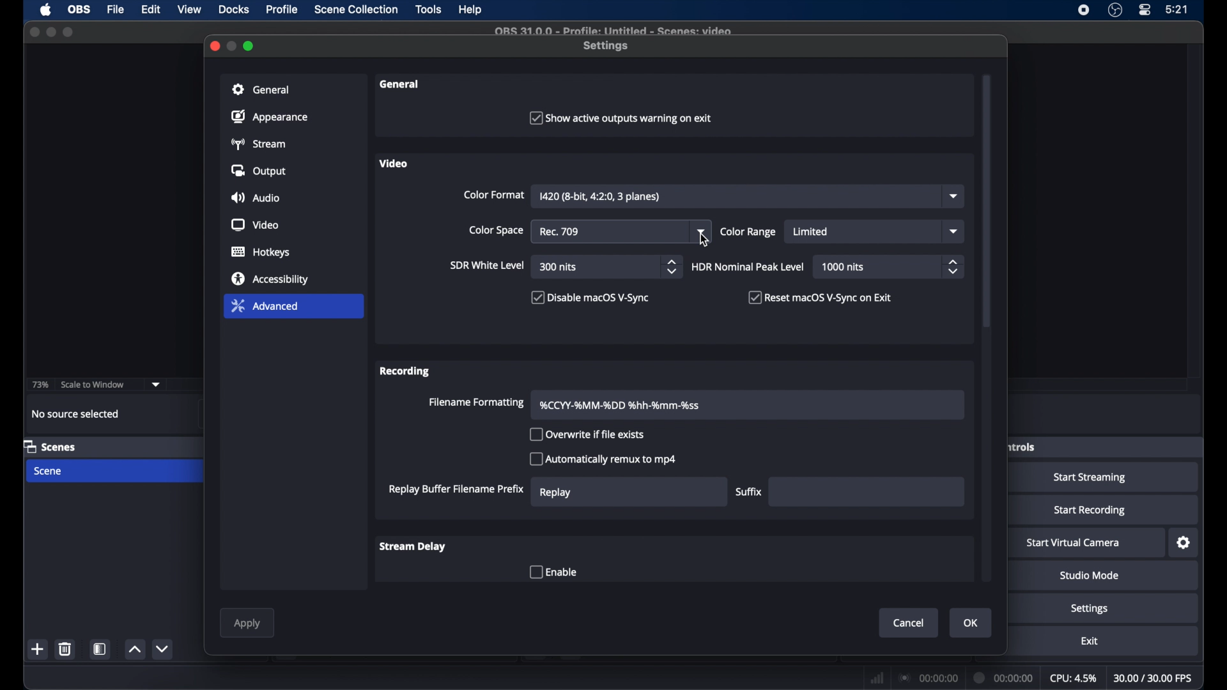 This screenshot has width=1227, height=690. What do you see at coordinates (254, 225) in the screenshot?
I see `video` at bounding box center [254, 225].